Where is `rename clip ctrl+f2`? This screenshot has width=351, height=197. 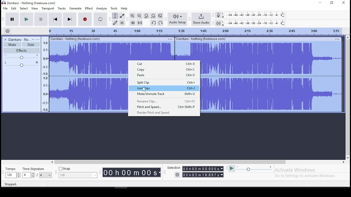 rename clip ctrl+f2 is located at coordinates (164, 102).